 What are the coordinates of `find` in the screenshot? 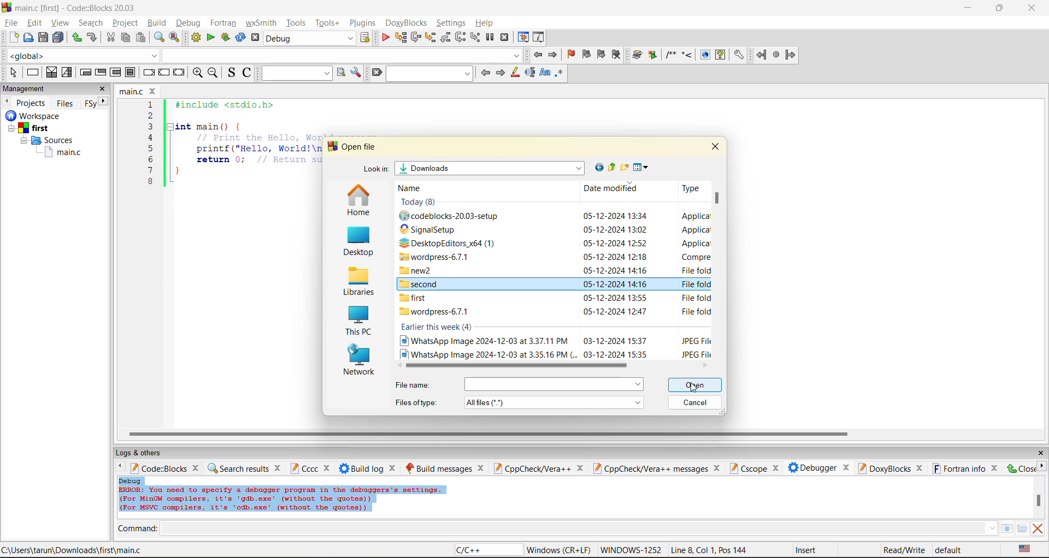 It's located at (158, 37).